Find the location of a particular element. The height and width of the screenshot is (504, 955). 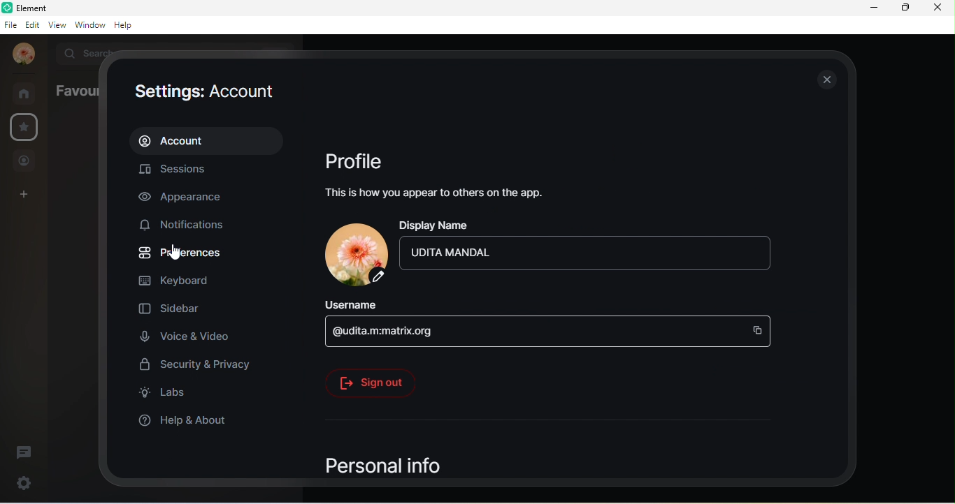

help is located at coordinates (125, 26).